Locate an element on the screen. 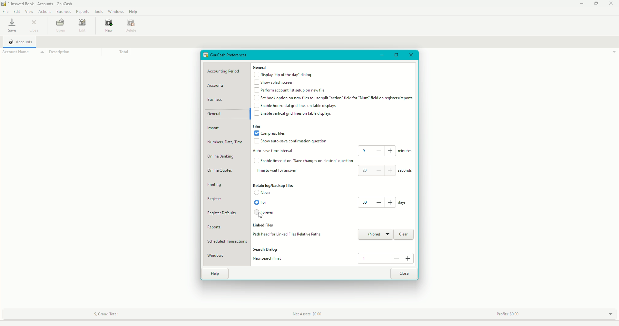 The image size is (619, 326). View is located at coordinates (28, 12).